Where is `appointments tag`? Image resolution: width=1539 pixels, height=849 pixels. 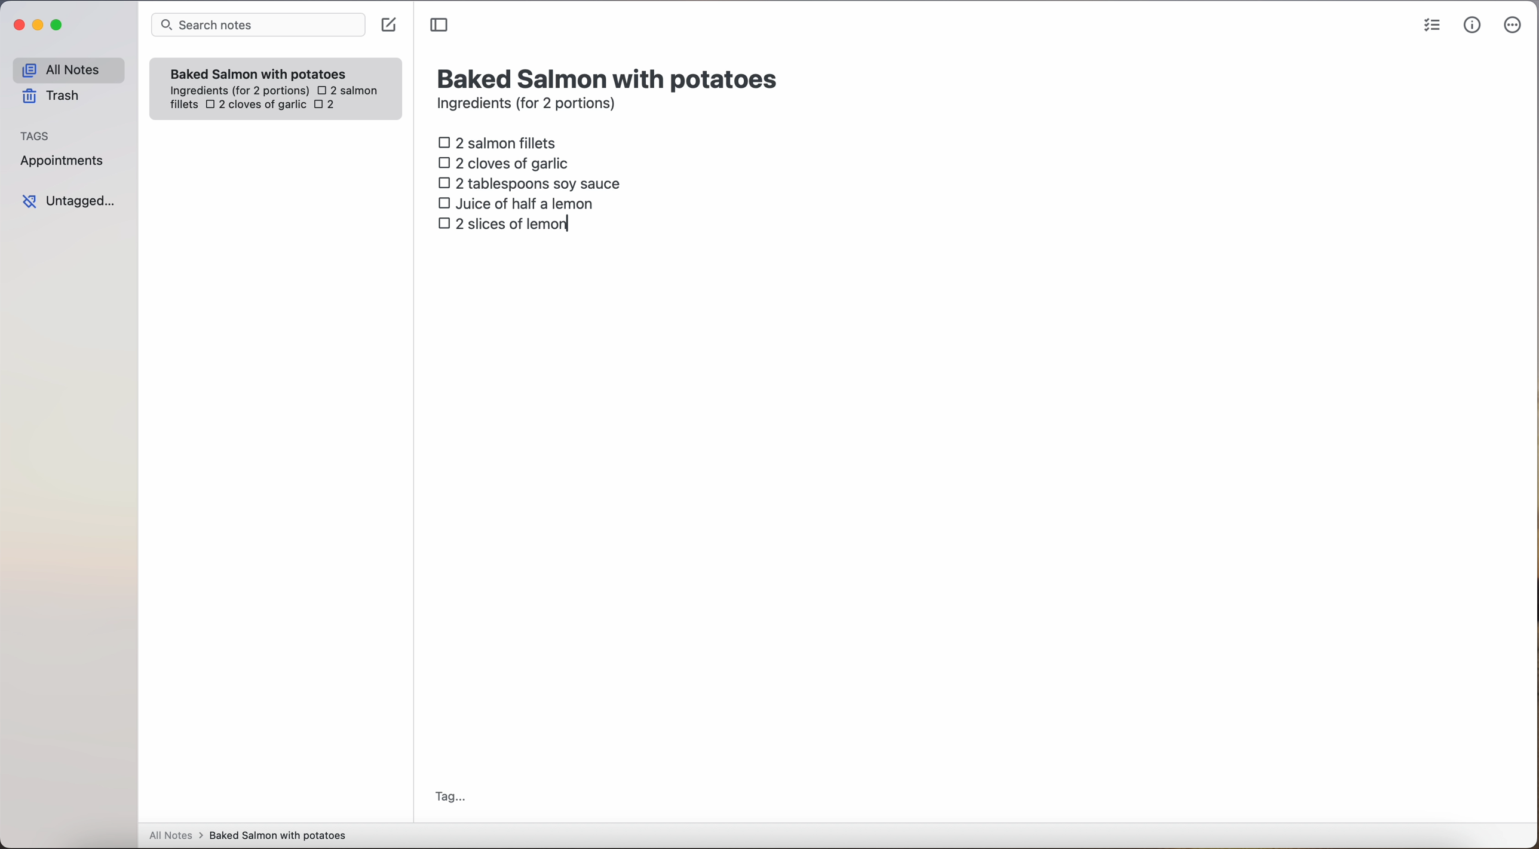
appointments tag is located at coordinates (63, 158).